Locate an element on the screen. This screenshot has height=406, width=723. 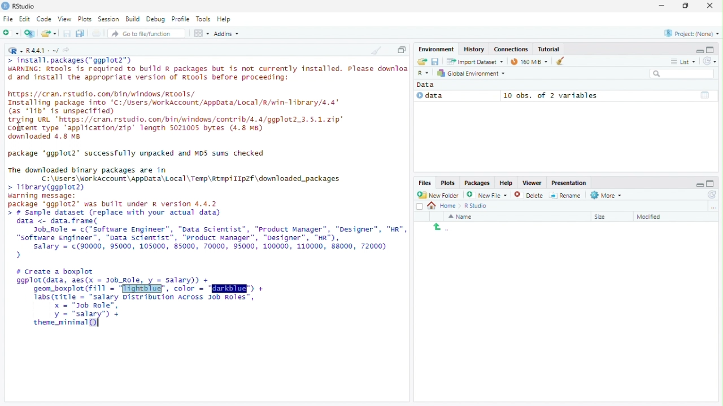
New Folder is located at coordinates (439, 195).